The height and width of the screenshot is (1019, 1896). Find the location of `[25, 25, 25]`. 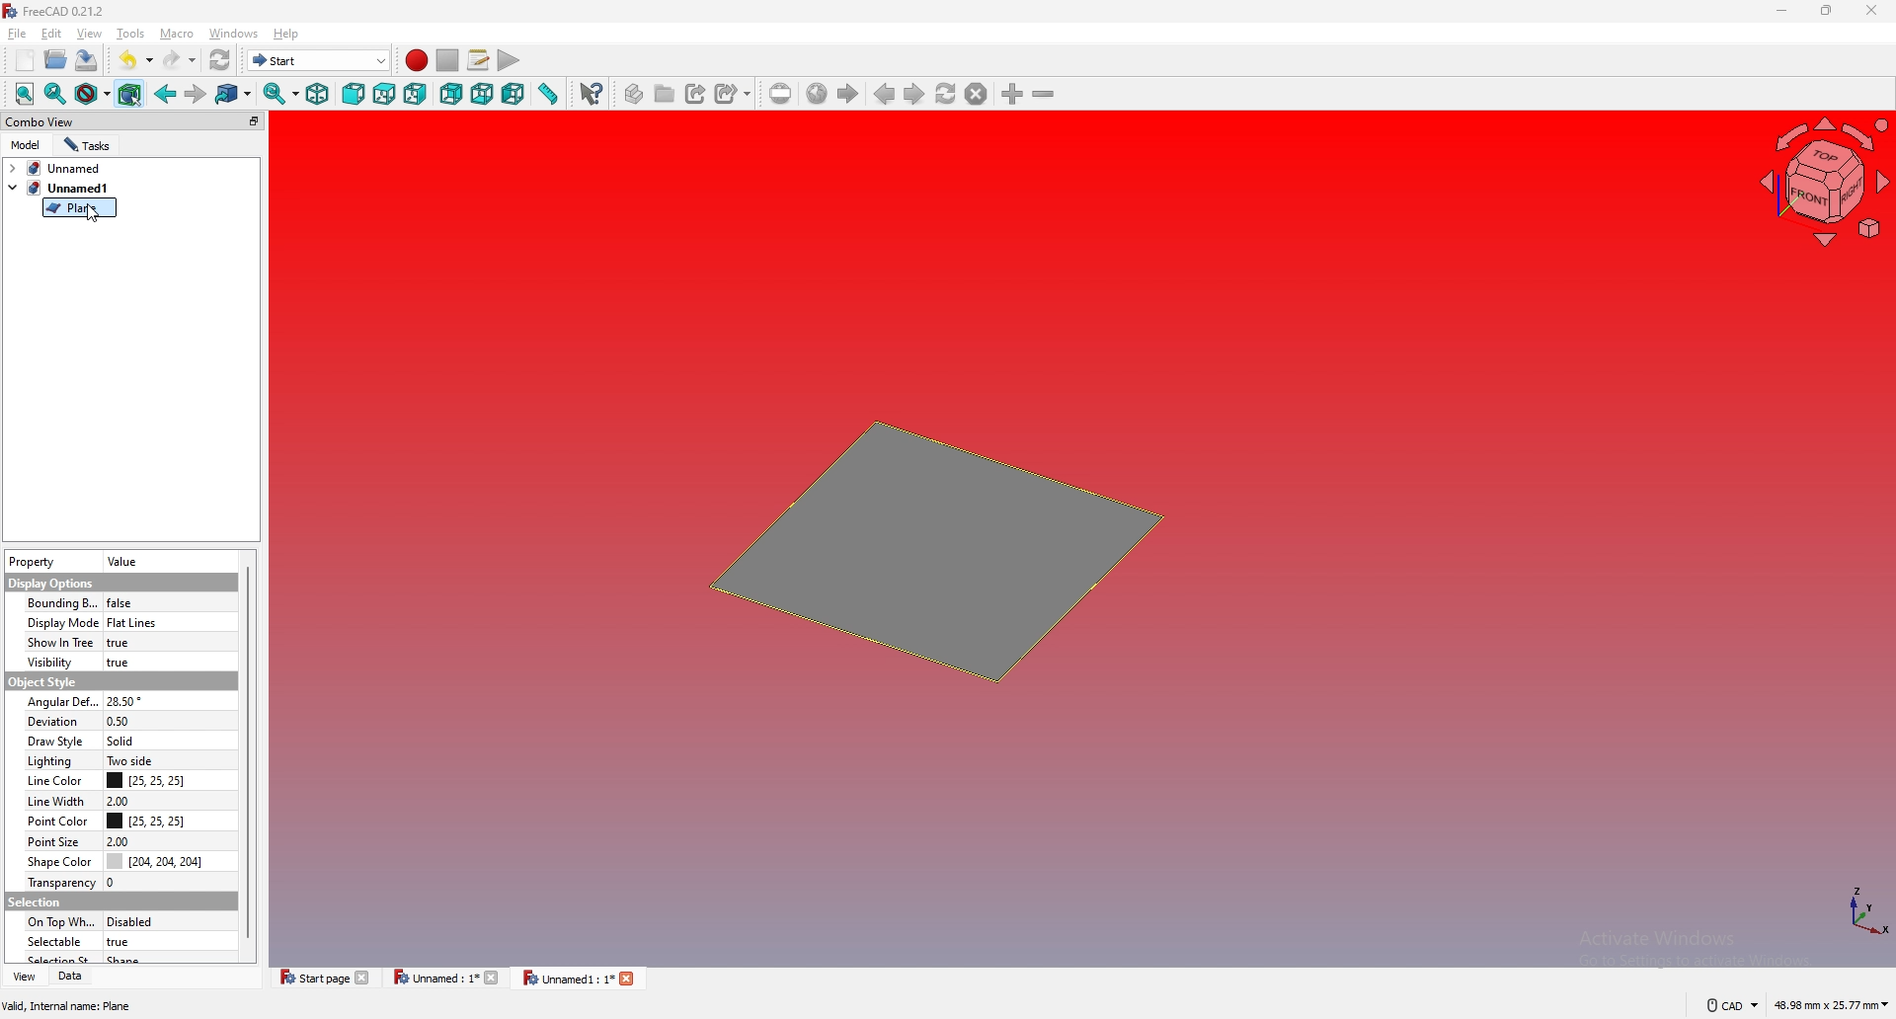

[25, 25, 25] is located at coordinates (150, 781).